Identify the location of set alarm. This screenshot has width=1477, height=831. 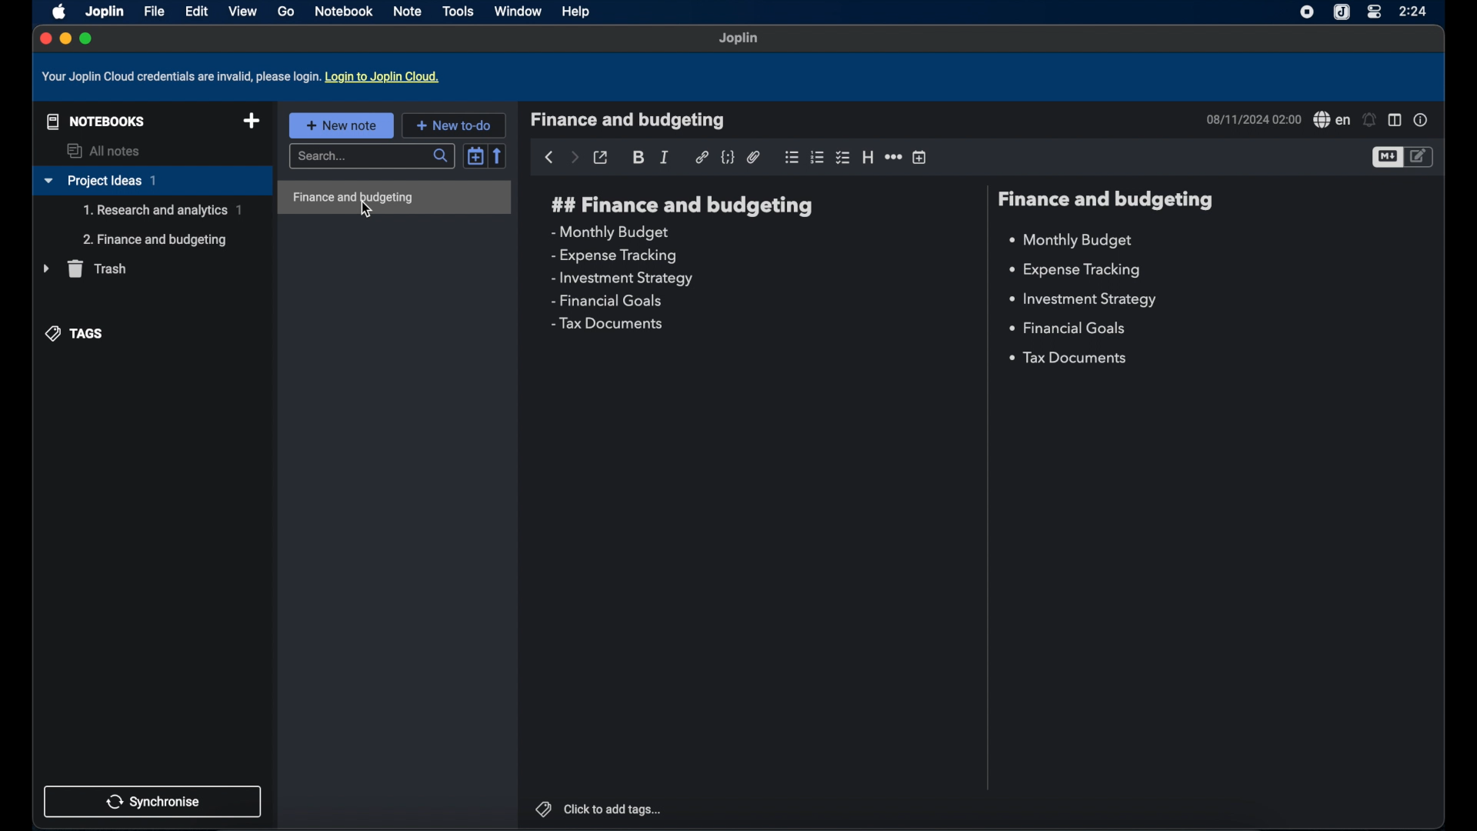
(1370, 120).